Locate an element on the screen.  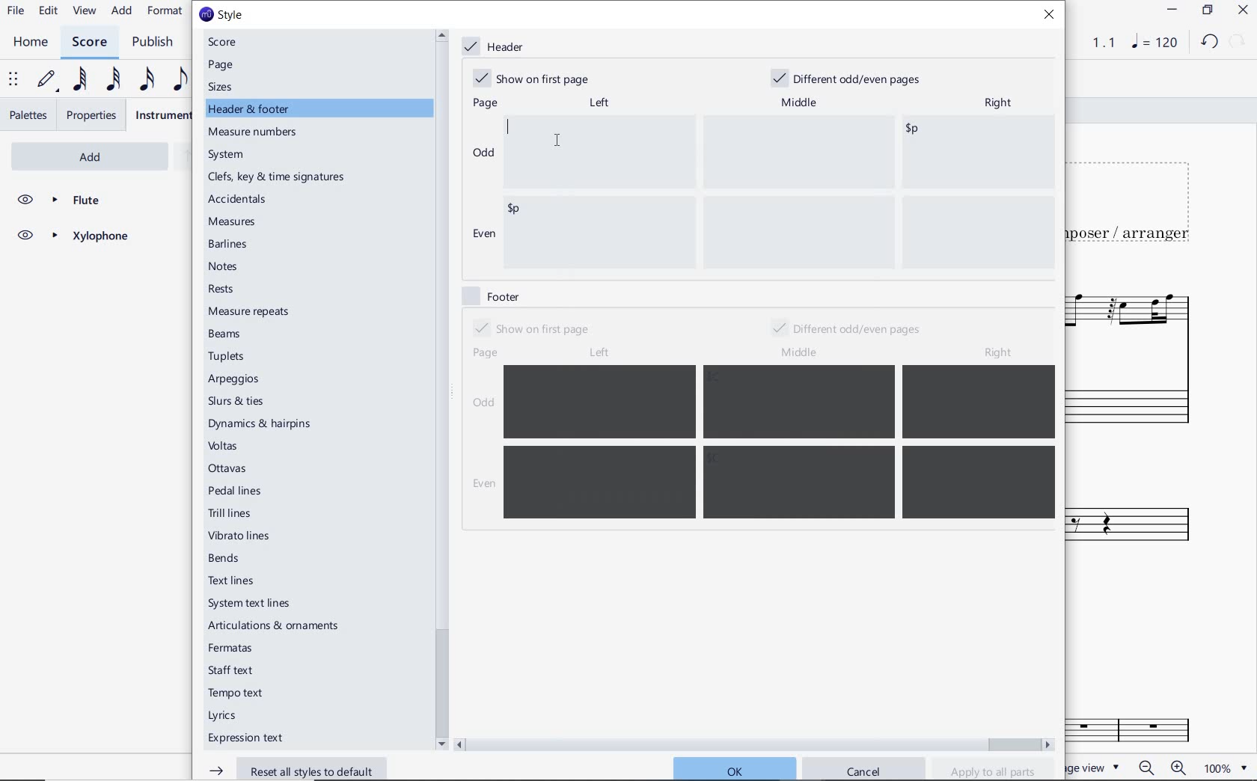
apply to all parts is located at coordinates (994, 771).